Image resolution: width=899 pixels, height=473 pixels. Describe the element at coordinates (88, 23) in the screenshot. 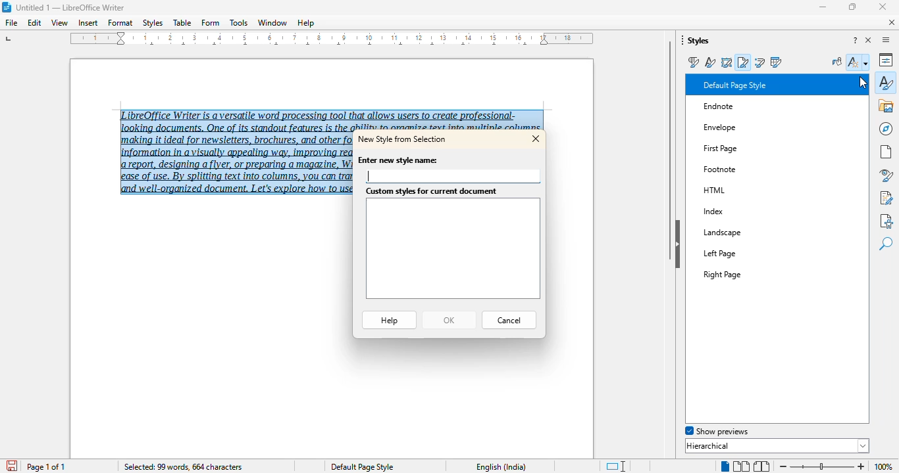

I see `insert` at that location.